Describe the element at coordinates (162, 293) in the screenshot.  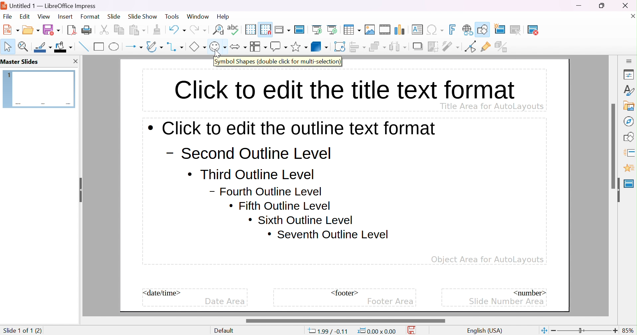
I see `<date/time>` at that location.